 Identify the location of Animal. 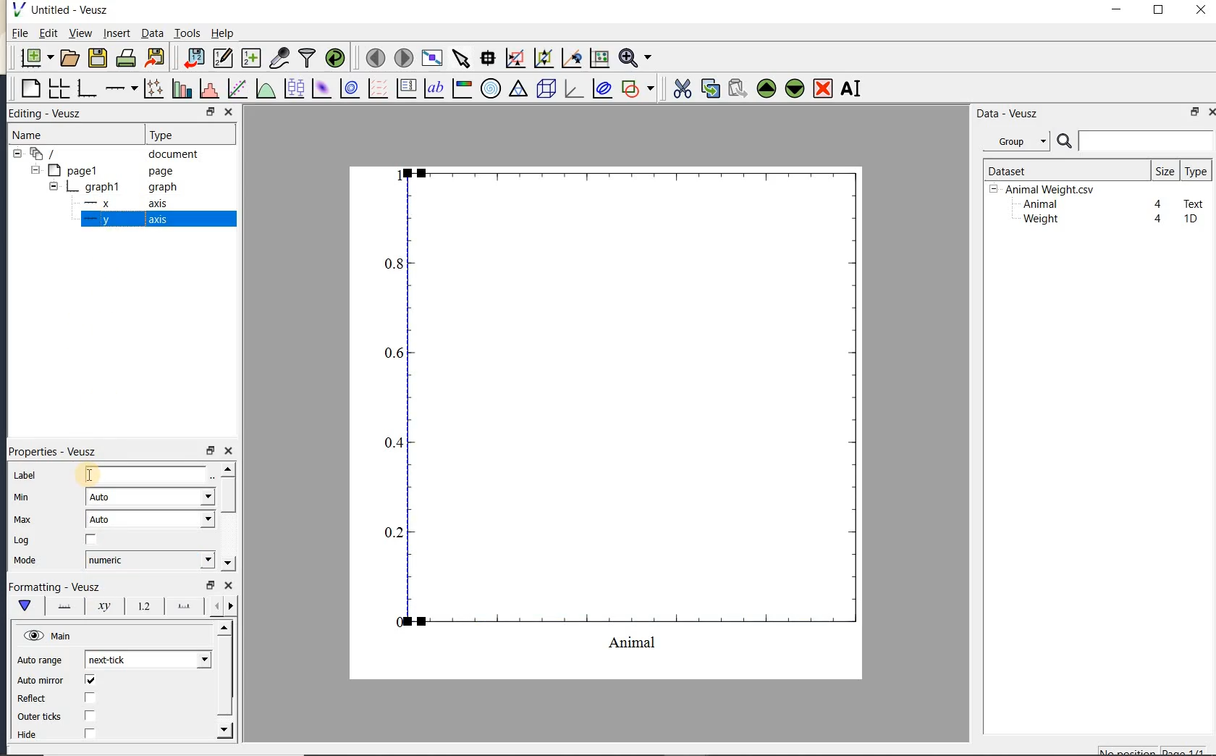
(148, 476).